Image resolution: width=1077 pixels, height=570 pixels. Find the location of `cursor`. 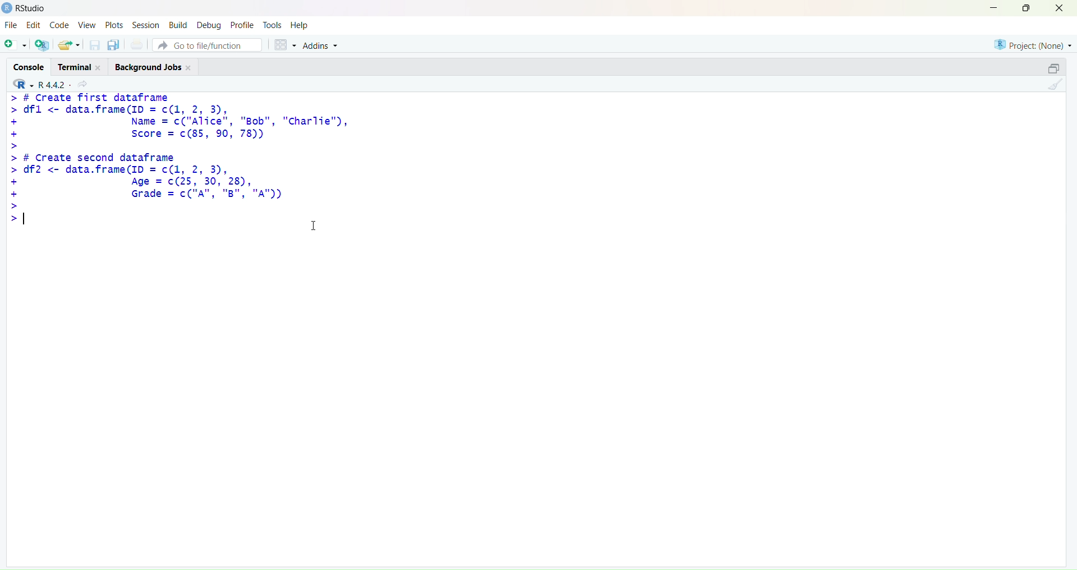

cursor is located at coordinates (314, 226).